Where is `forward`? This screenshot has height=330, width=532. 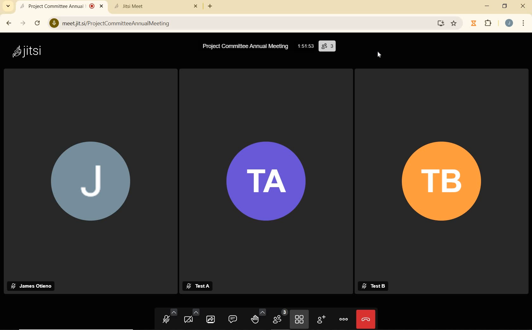
forward is located at coordinates (23, 23).